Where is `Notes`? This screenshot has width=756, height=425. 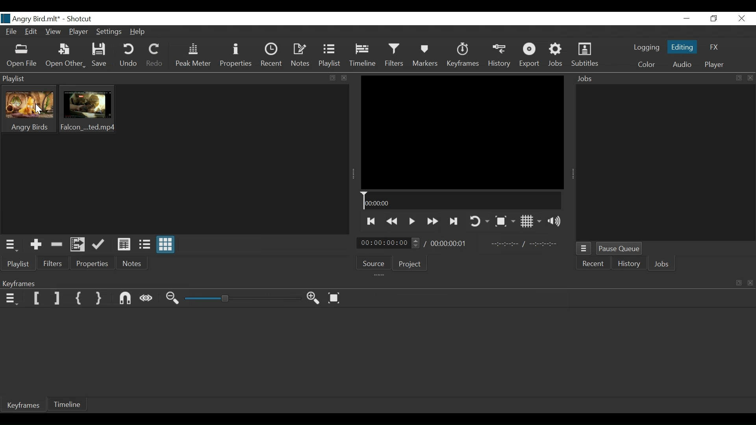
Notes is located at coordinates (301, 56).